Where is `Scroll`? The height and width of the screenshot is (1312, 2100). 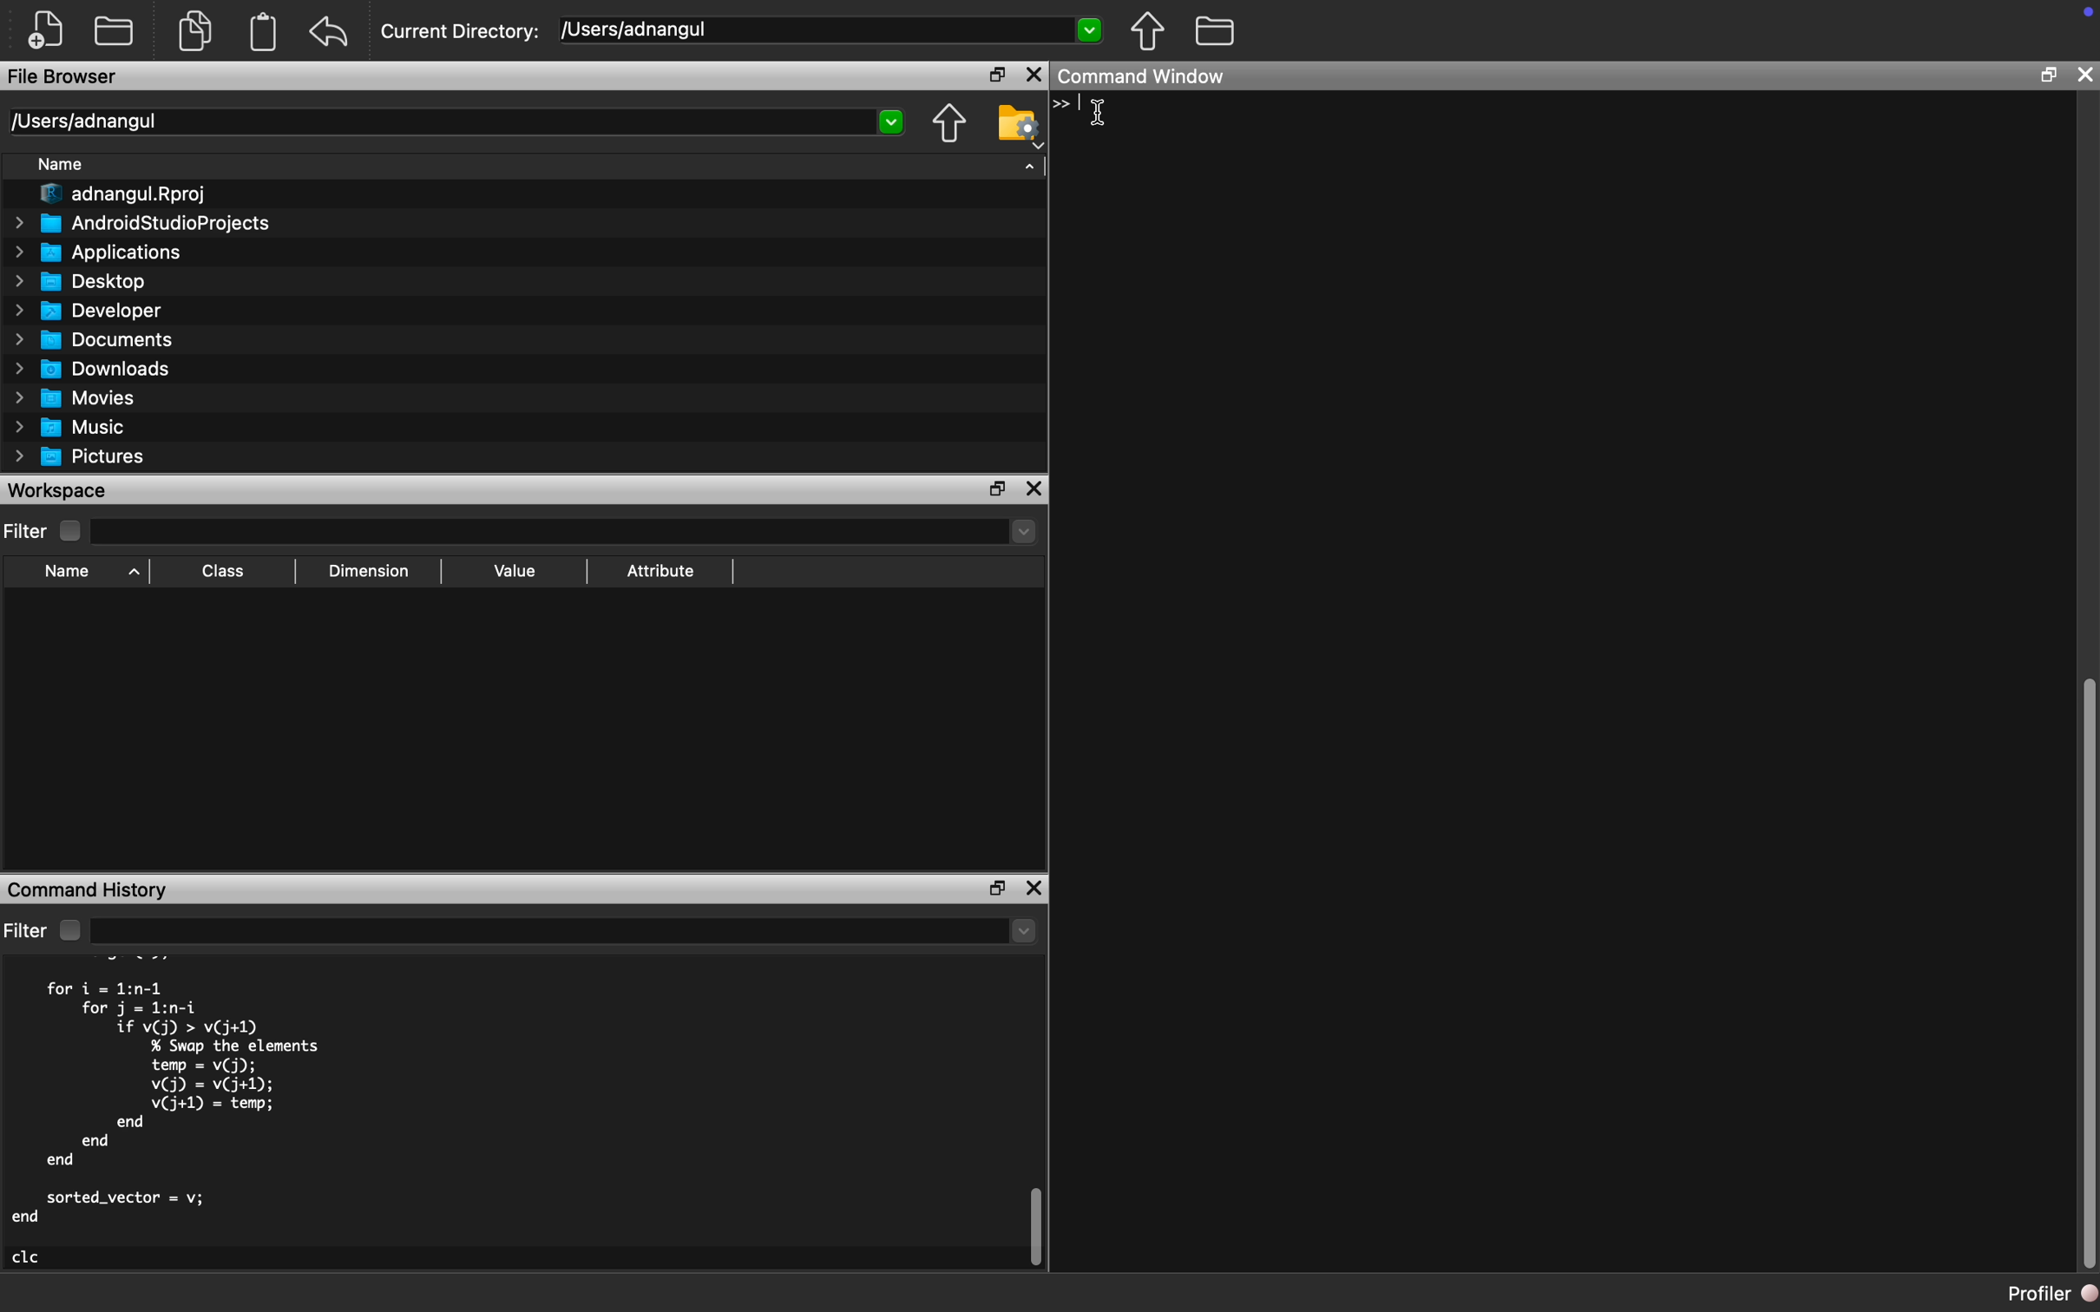 Scroll is located at coordinates (2085, 688).